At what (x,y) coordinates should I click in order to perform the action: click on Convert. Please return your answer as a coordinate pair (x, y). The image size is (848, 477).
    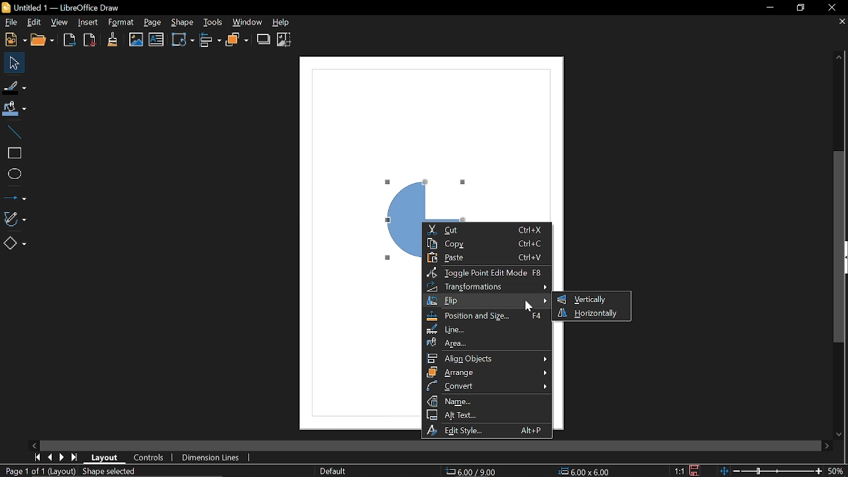
    Looking at the image, I should click on (489, 386).